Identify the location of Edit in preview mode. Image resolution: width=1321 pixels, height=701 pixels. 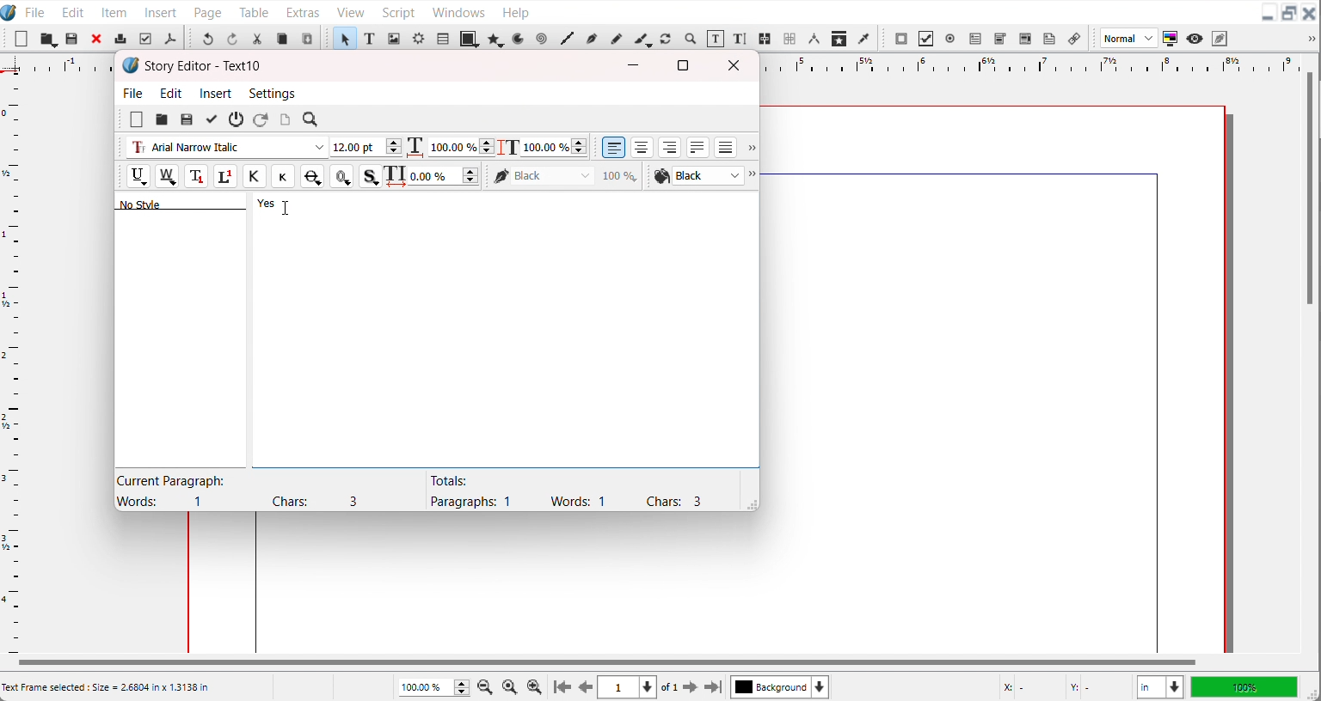
(1220, 38).